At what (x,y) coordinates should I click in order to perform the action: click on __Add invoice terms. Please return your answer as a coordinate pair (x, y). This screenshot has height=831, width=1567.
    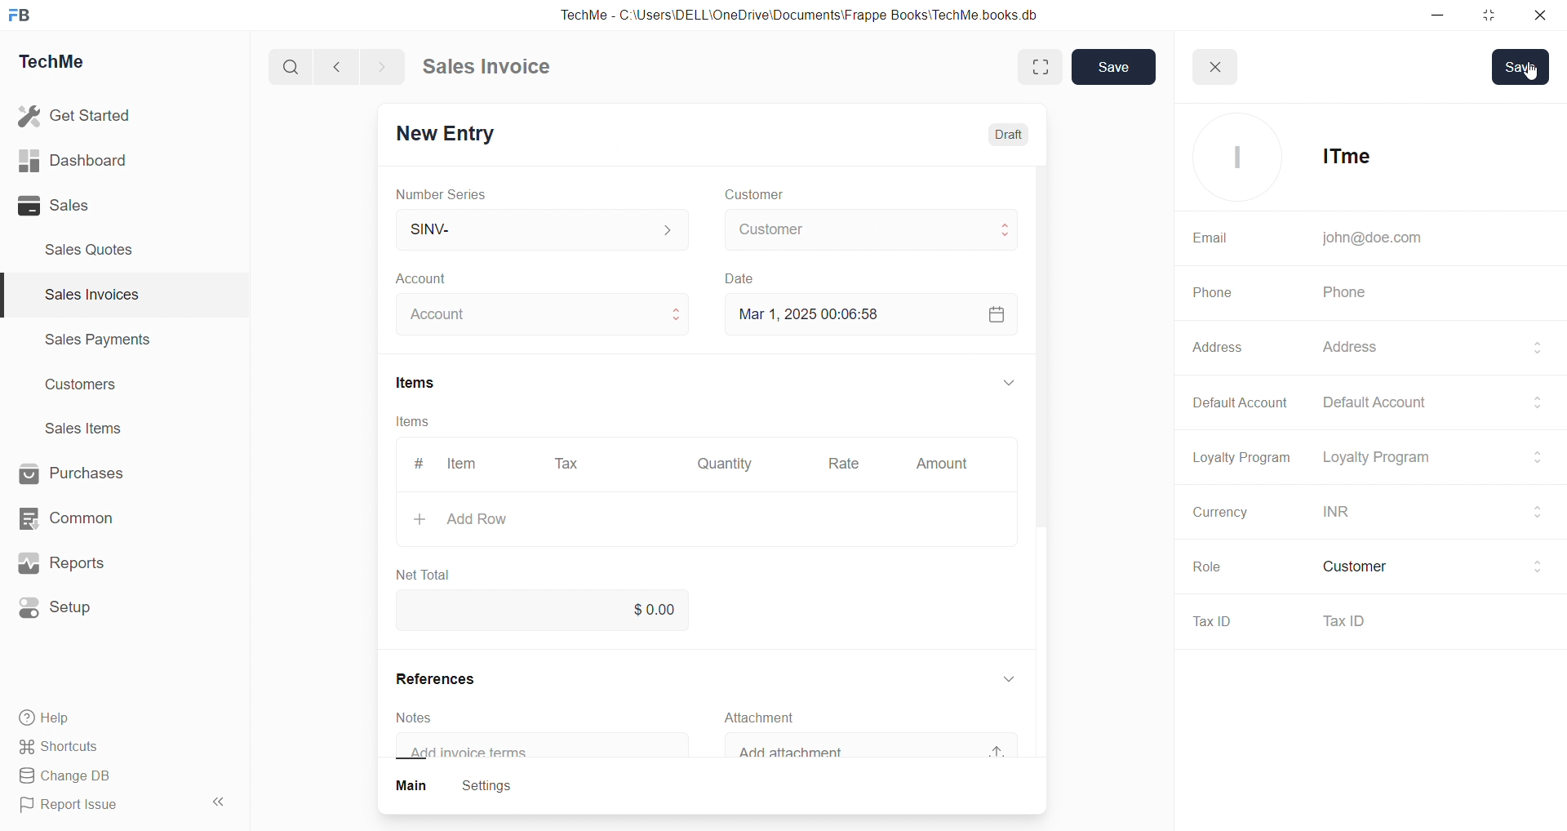
    Looking at the image, I should click on (482, 750).